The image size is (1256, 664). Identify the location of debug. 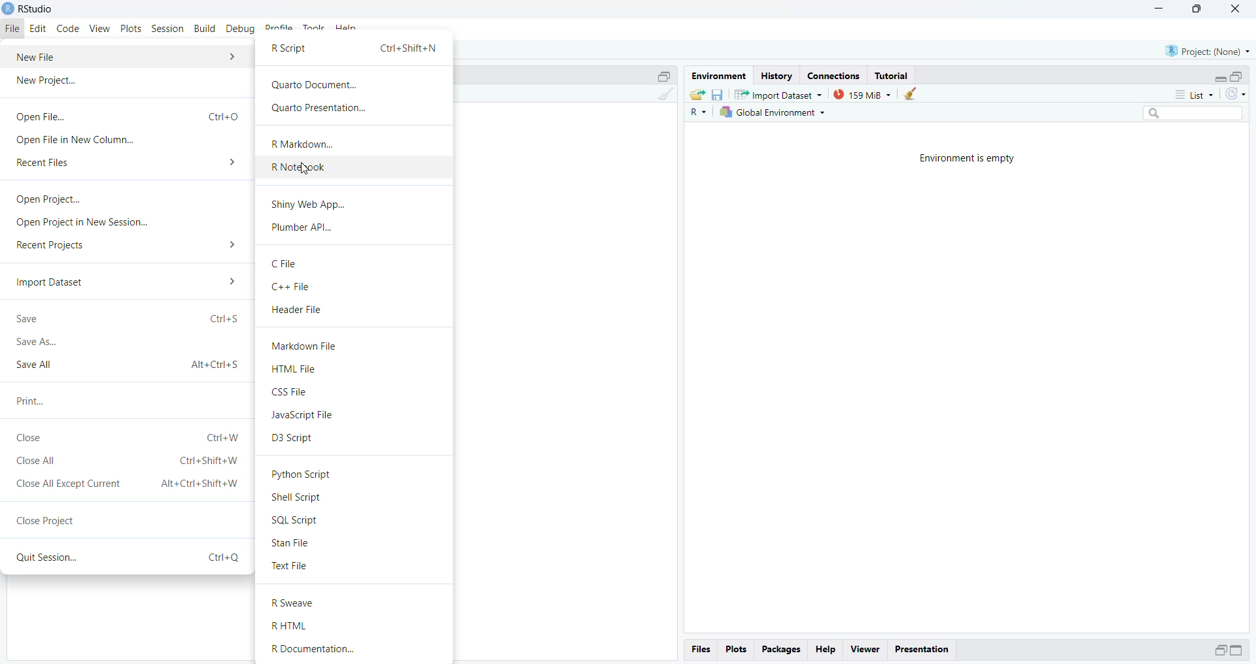
(242, 29).